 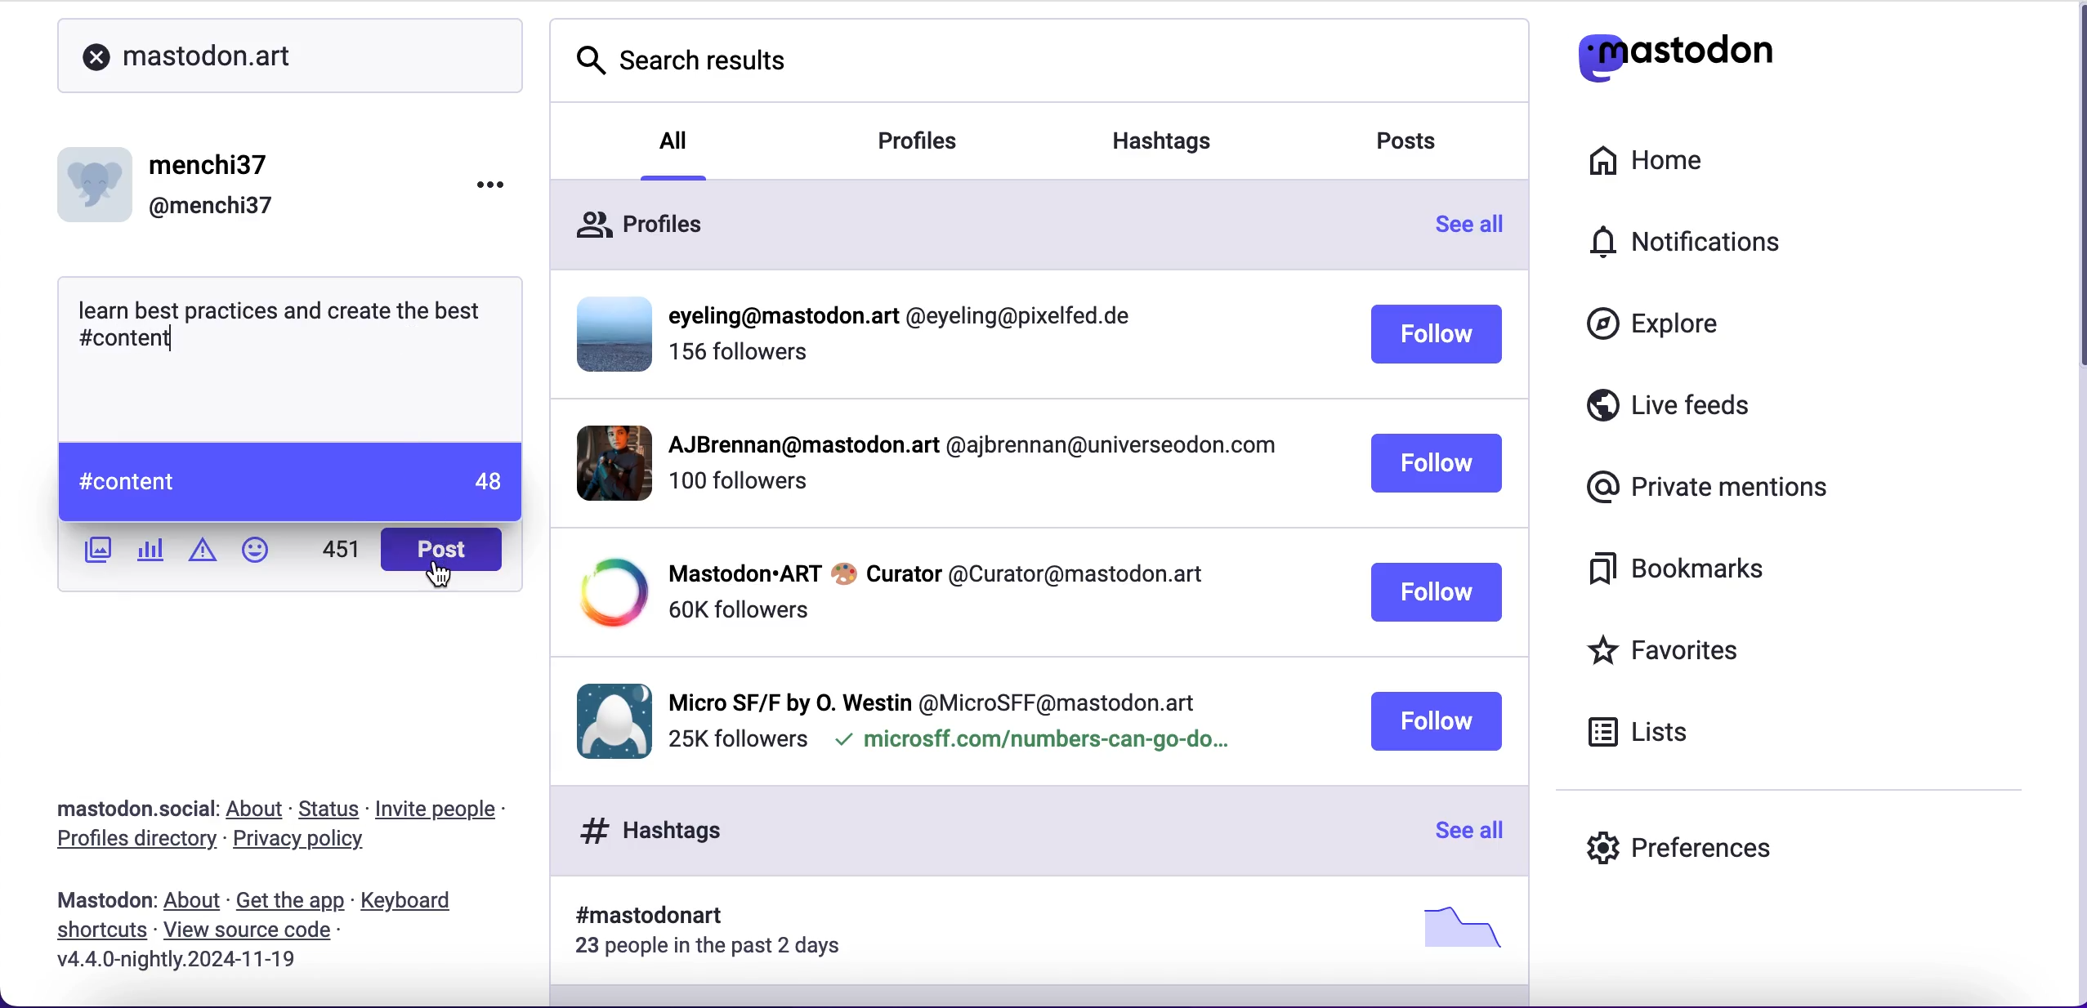 What do you see at coordinates (212, 166) in the screenshot?
I see `menchi37` at bounding box center [212, 166].